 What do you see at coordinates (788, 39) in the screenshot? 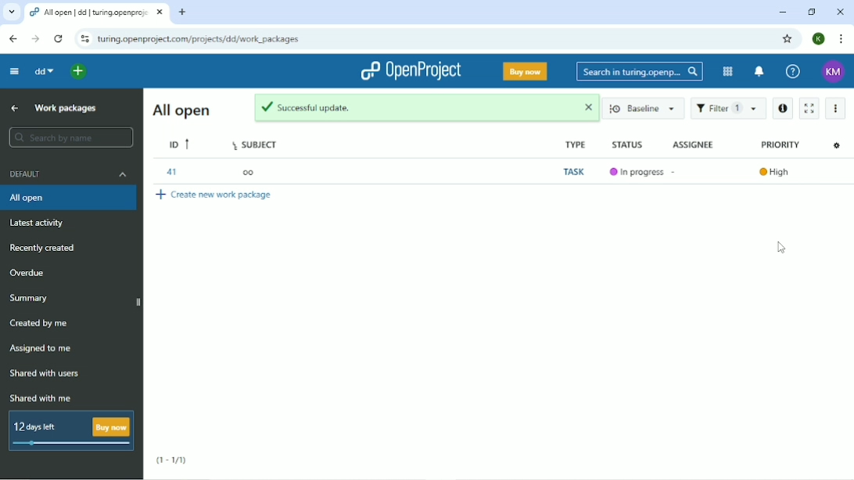
I see `Bookmark this tab` at bounding box center [788, 39].